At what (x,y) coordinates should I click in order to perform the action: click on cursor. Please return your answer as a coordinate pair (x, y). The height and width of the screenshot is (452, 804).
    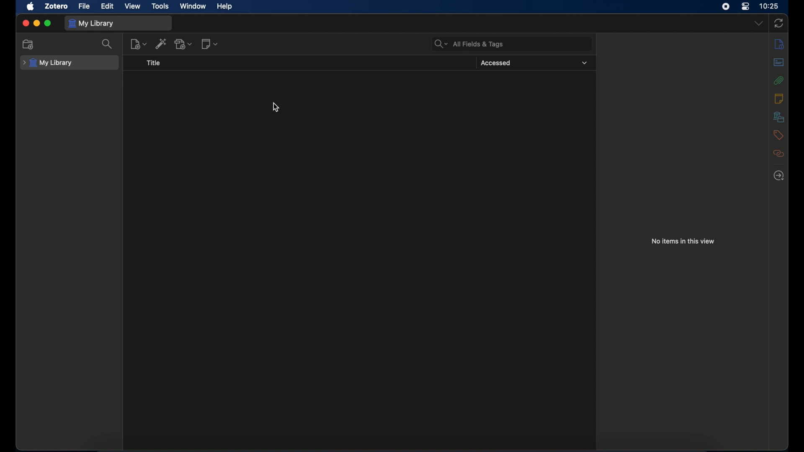
    Looking at the image, I should click on (276, 108).